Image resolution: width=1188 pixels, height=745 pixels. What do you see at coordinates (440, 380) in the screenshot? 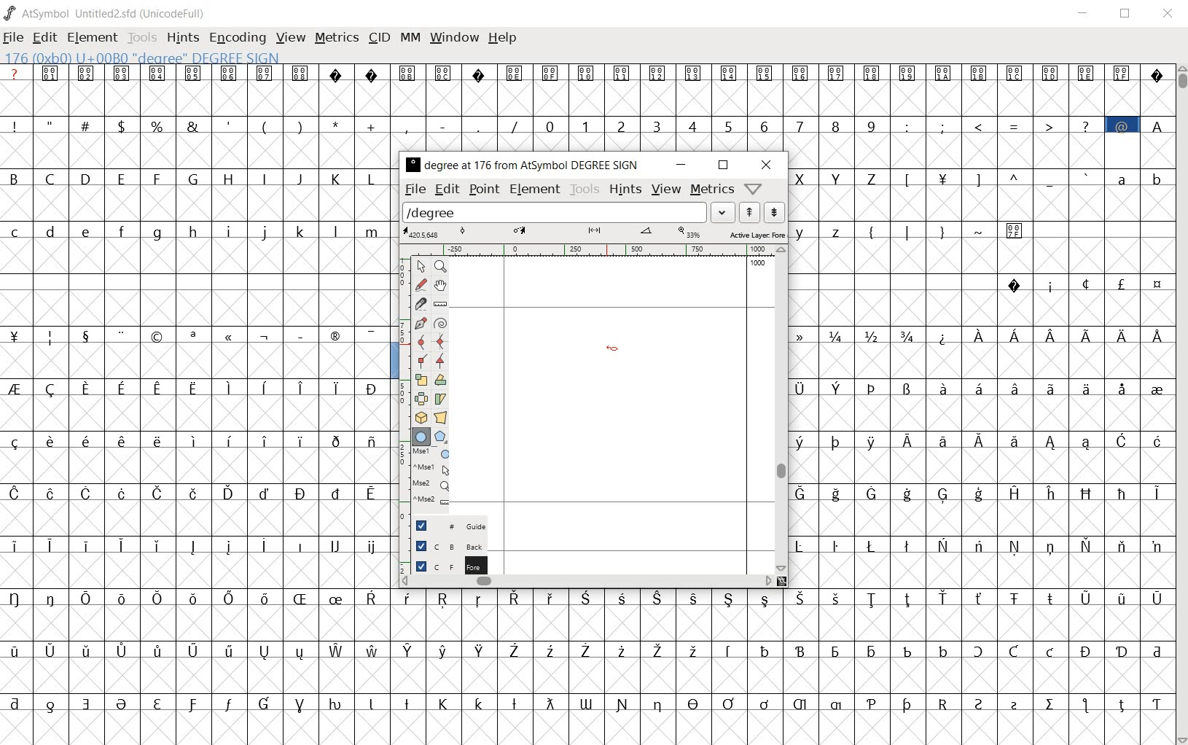
I see `Rotate the selection` at bounding box center [440, 380].